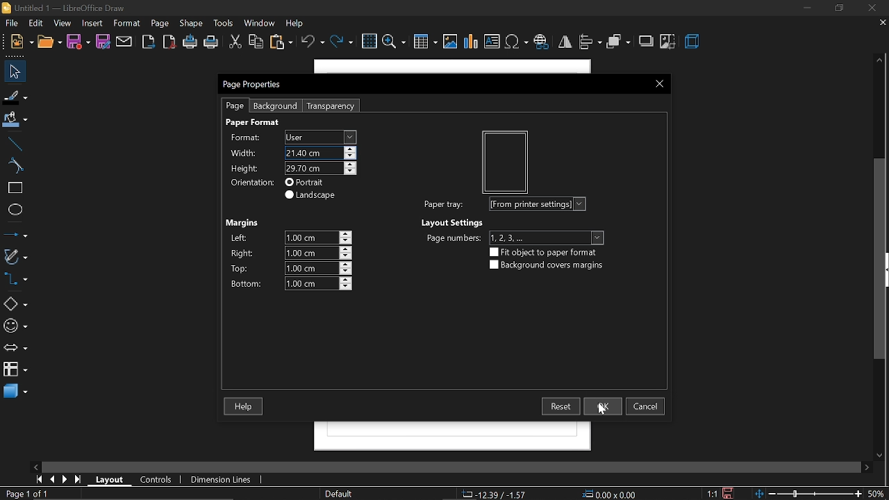 Image resolution: width=889 pixels, height=500 pixels. I want to click on go to first page, so click(38, 479).